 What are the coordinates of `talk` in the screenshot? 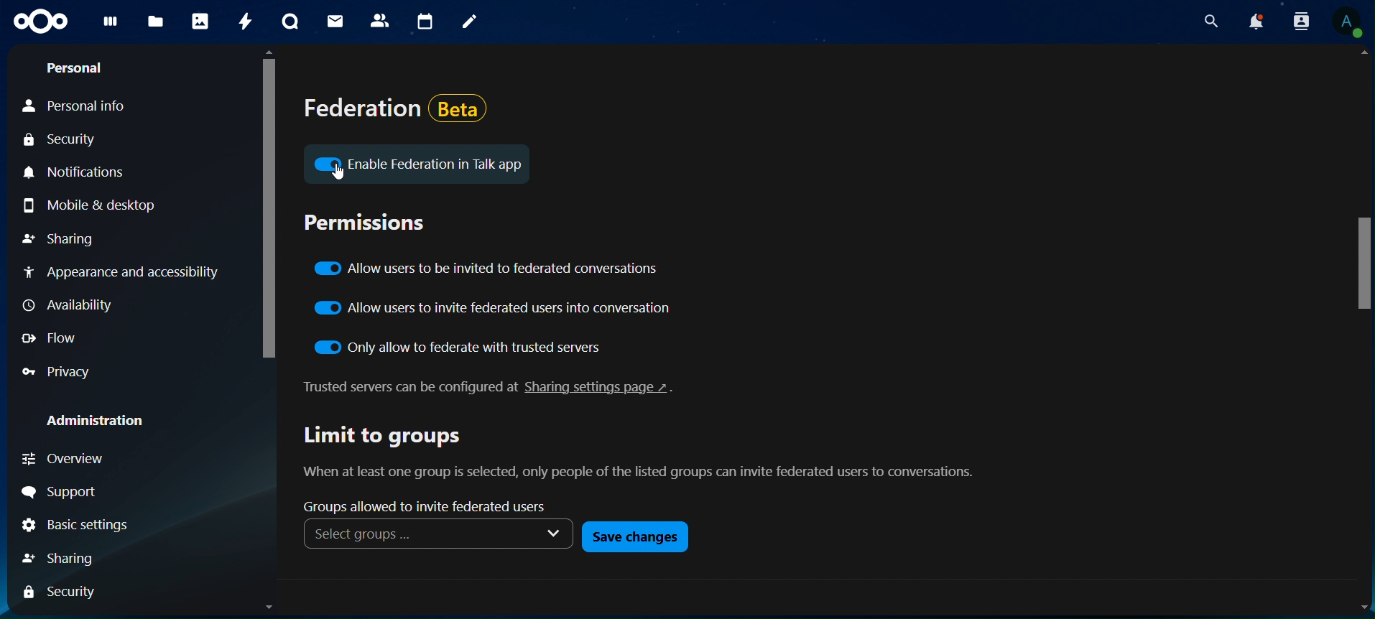 It's located at (290, 22).